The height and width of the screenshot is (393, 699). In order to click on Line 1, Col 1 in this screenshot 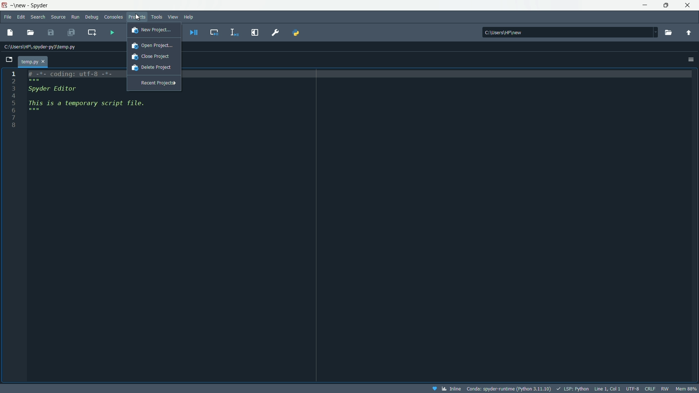, I will do `click(607, 388)`.